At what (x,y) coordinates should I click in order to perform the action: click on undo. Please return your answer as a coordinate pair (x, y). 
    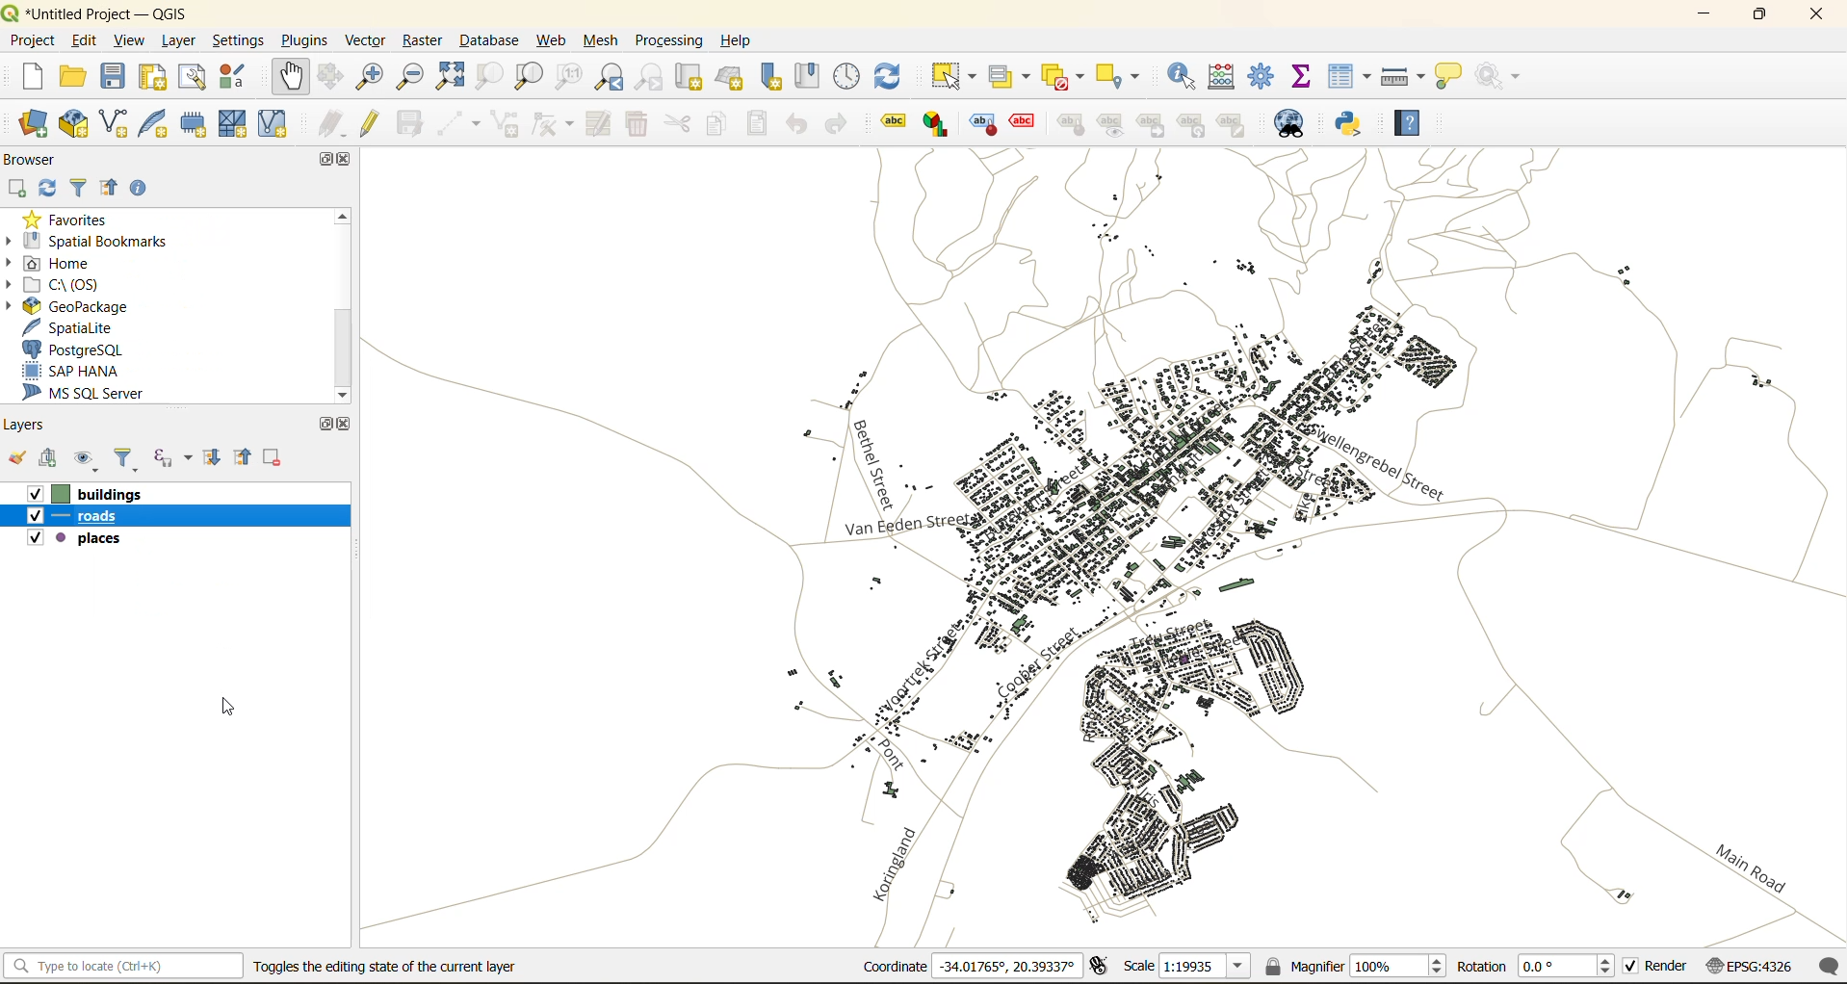
    Looking at the image, I should click on (800, 124).